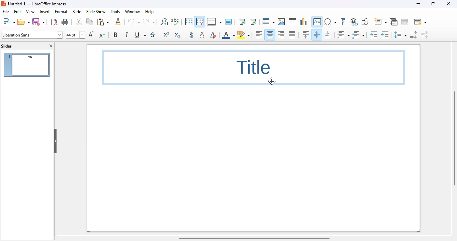  Describe the element at coordinates (328, 35) in the screenshot. I see `align bottom` at that location.